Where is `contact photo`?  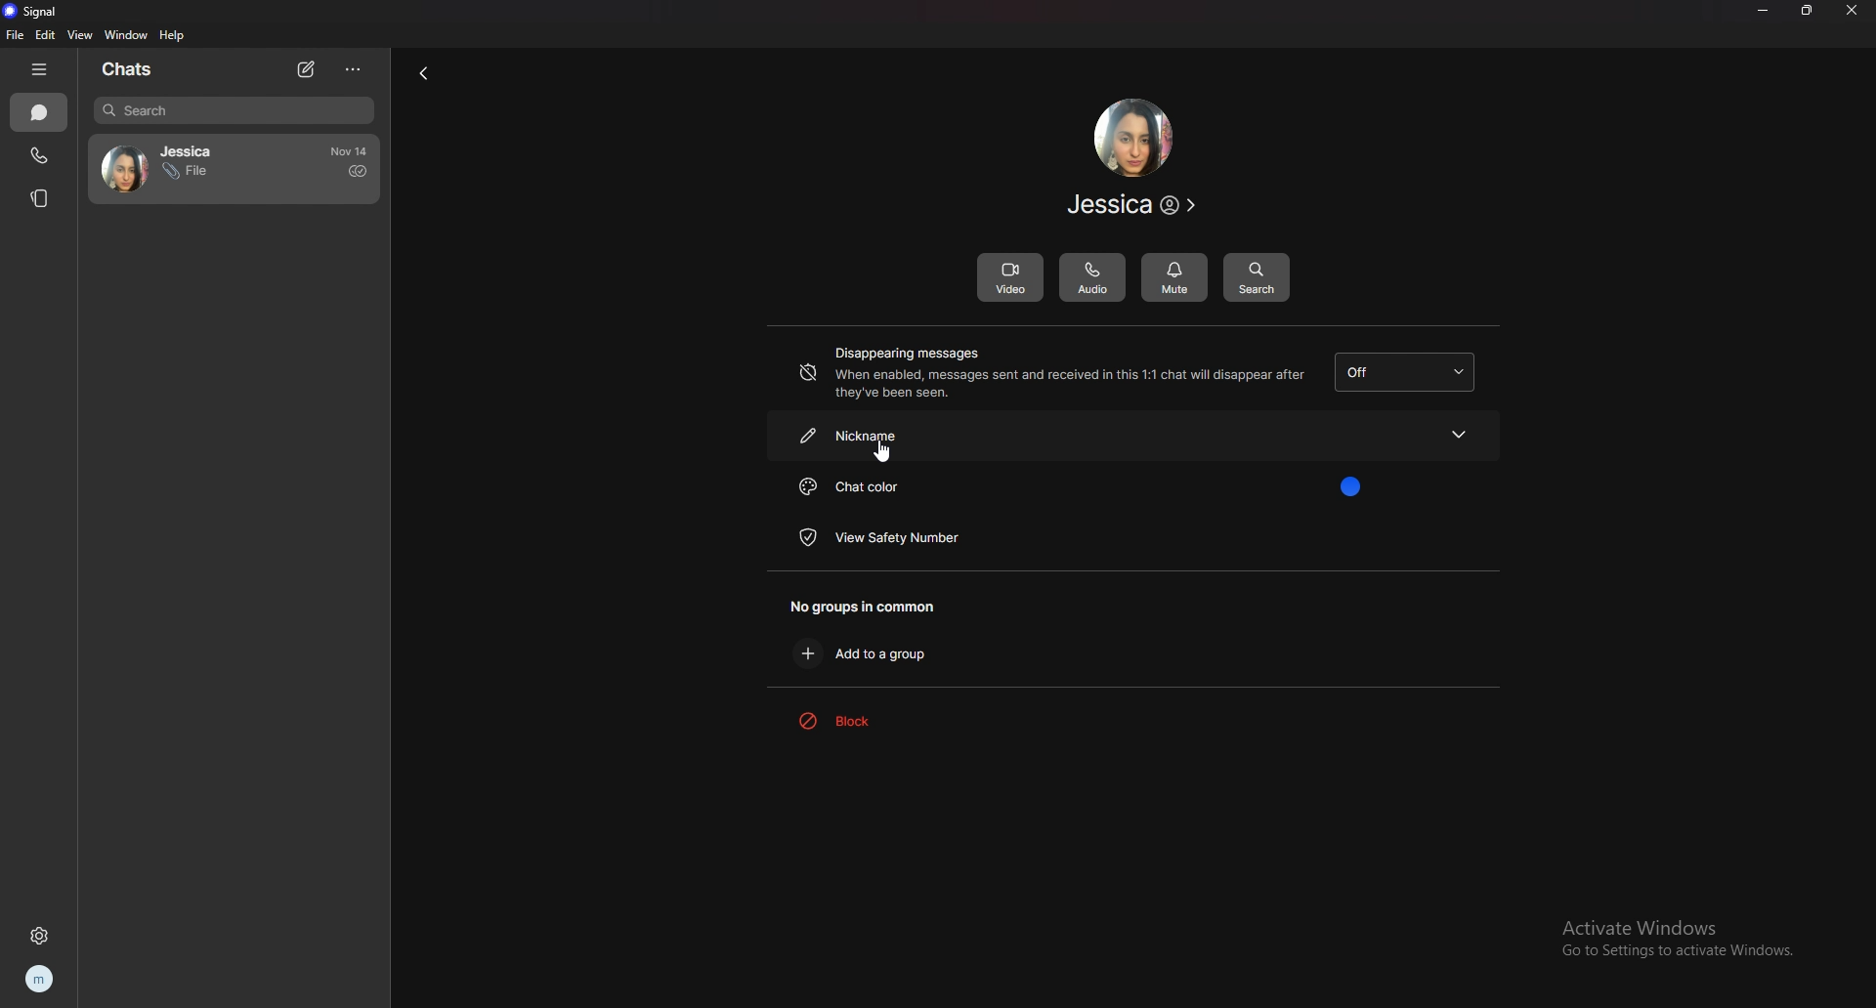 contact photo is located at coordinates (1132, 137).